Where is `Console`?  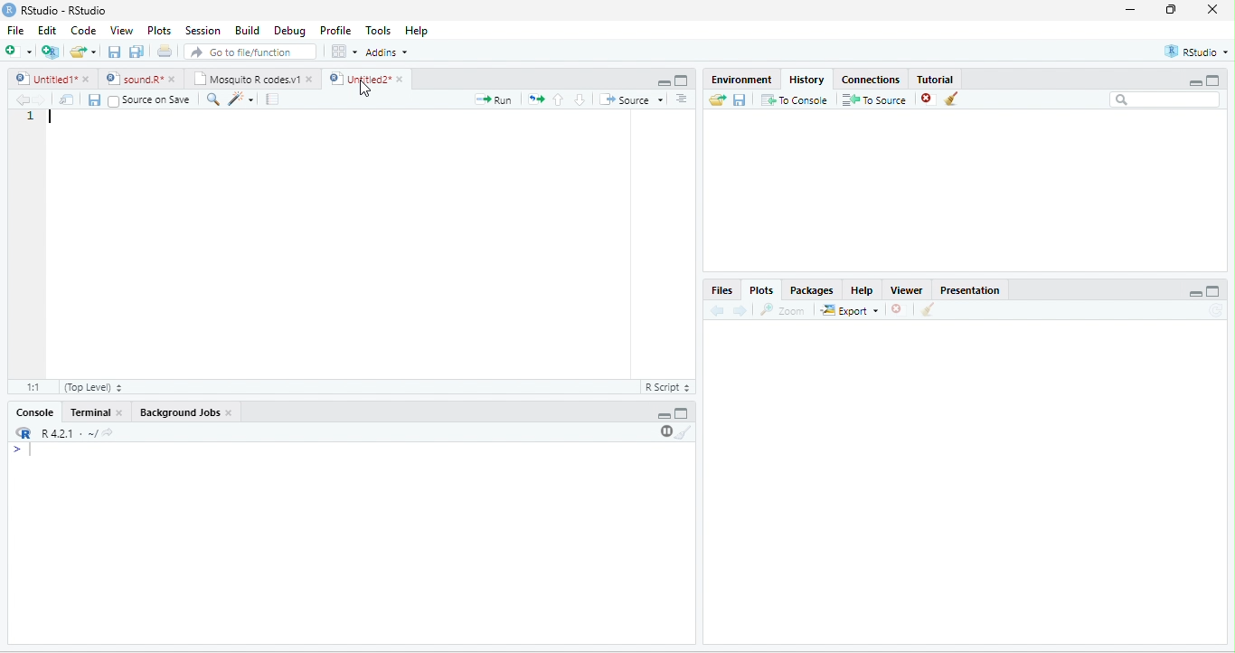
Console is located at coordinates (34, 412).